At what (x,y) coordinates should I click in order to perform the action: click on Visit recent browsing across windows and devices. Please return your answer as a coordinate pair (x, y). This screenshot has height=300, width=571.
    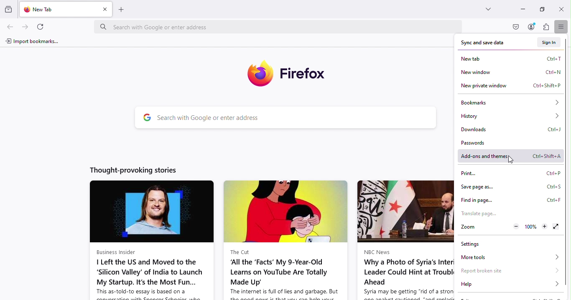
    Looking at the image, I should click on (10, 8).